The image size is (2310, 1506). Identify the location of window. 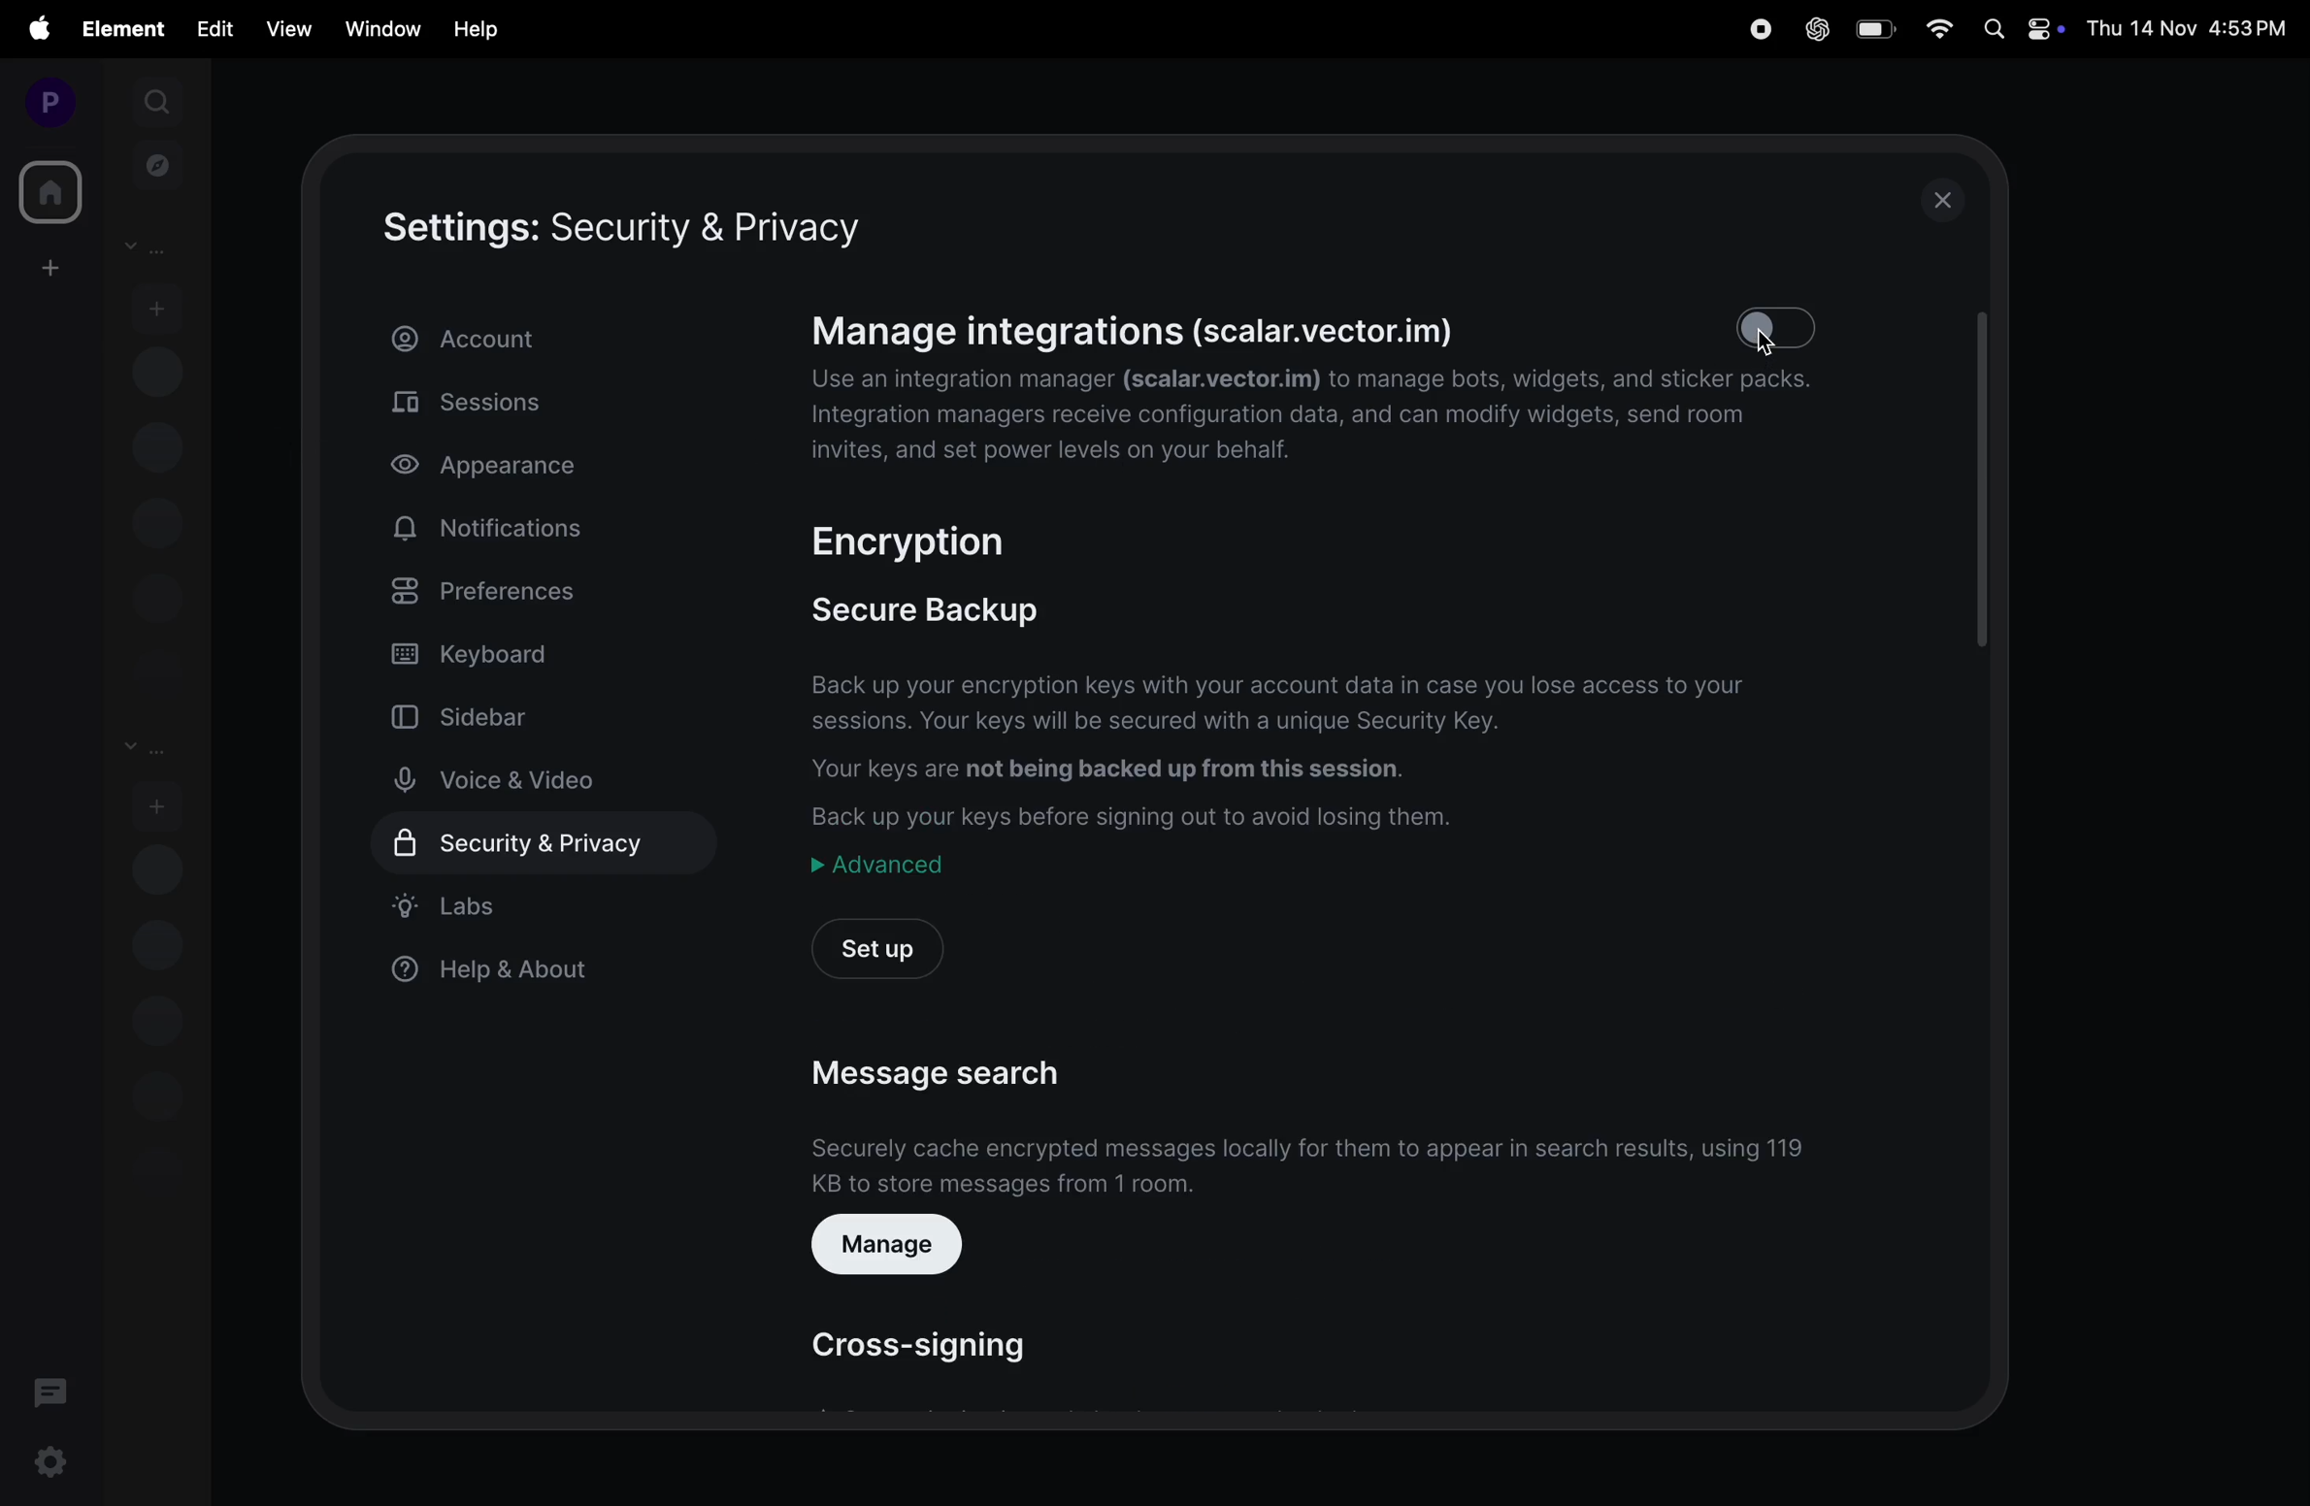
(380, 28).